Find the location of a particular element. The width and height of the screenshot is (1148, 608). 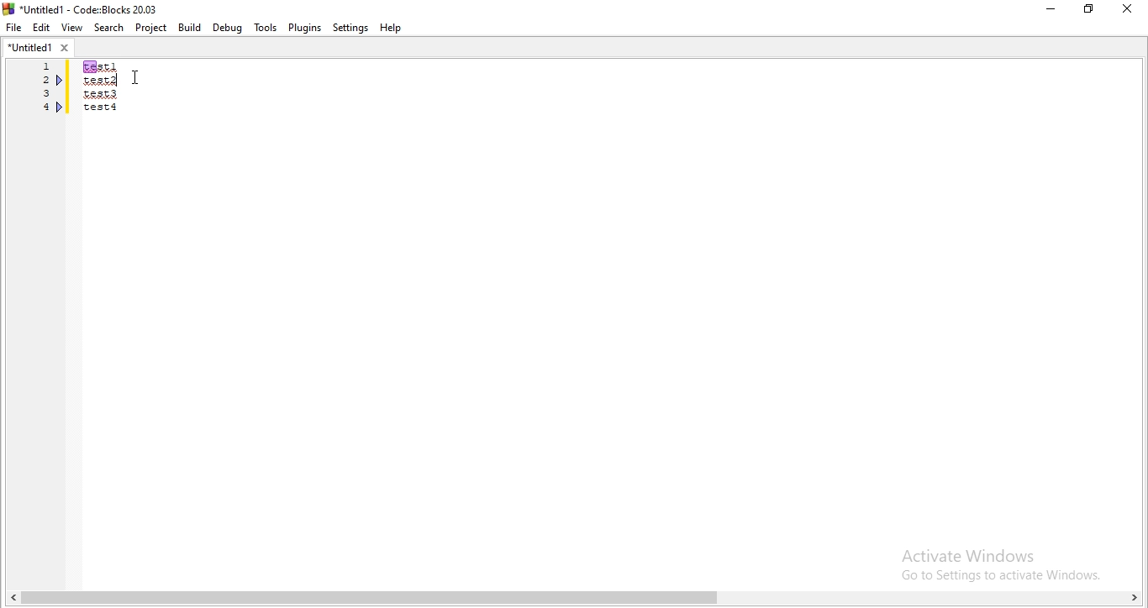

Tools  is located at coordinates (265, 28).